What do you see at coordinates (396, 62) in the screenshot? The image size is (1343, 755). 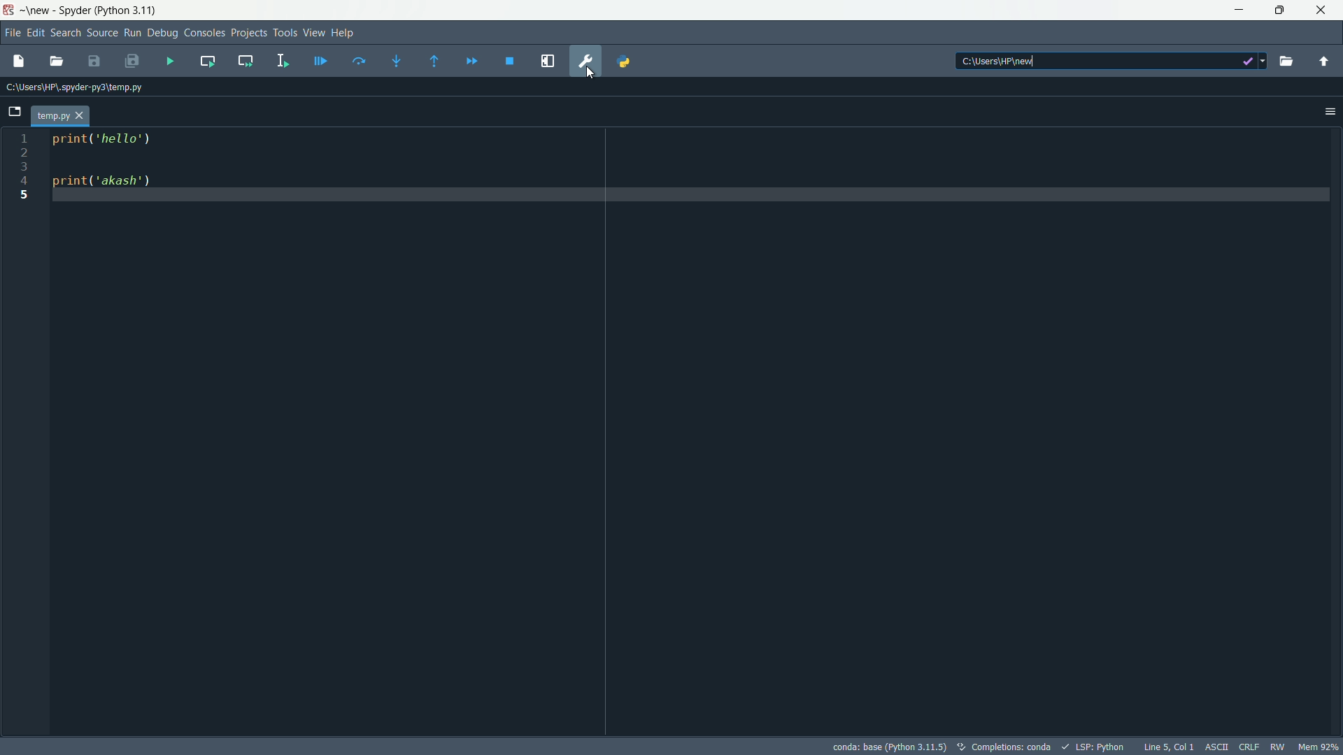 I see `step into function` at bounding box center [396, 62].